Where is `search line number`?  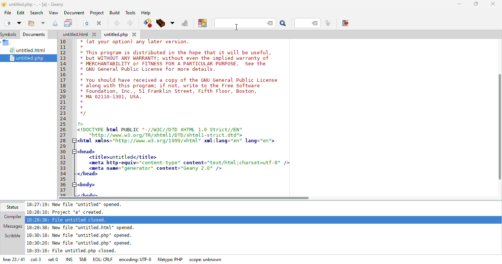 search line number is located at coordinates (307, 23).